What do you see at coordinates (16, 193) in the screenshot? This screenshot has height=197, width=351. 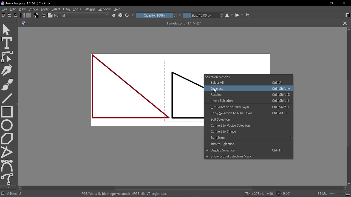 I see `Pencil-2` at bounding box center [16, 193].